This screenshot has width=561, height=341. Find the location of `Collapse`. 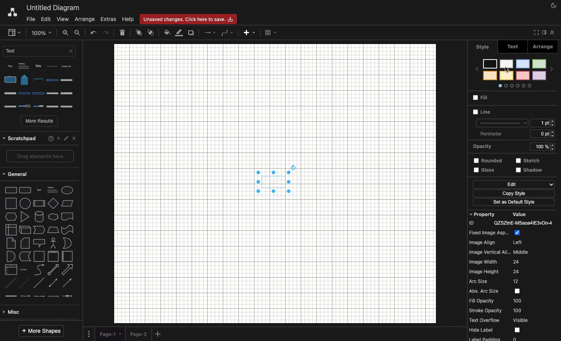

Collapse is located at coordinates (552, 32).